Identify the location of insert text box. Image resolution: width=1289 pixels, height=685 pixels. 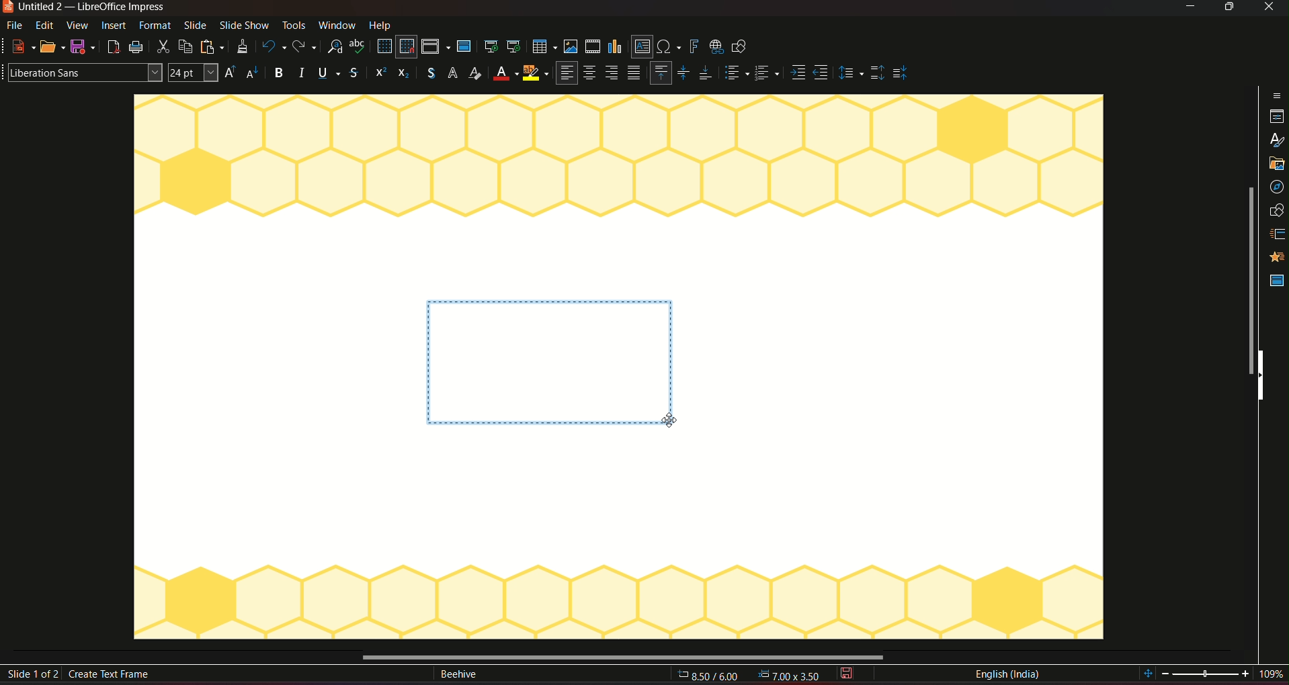
(641, 47).